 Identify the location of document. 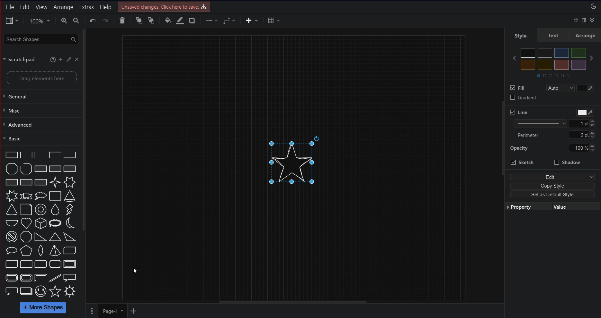
(26, 210).